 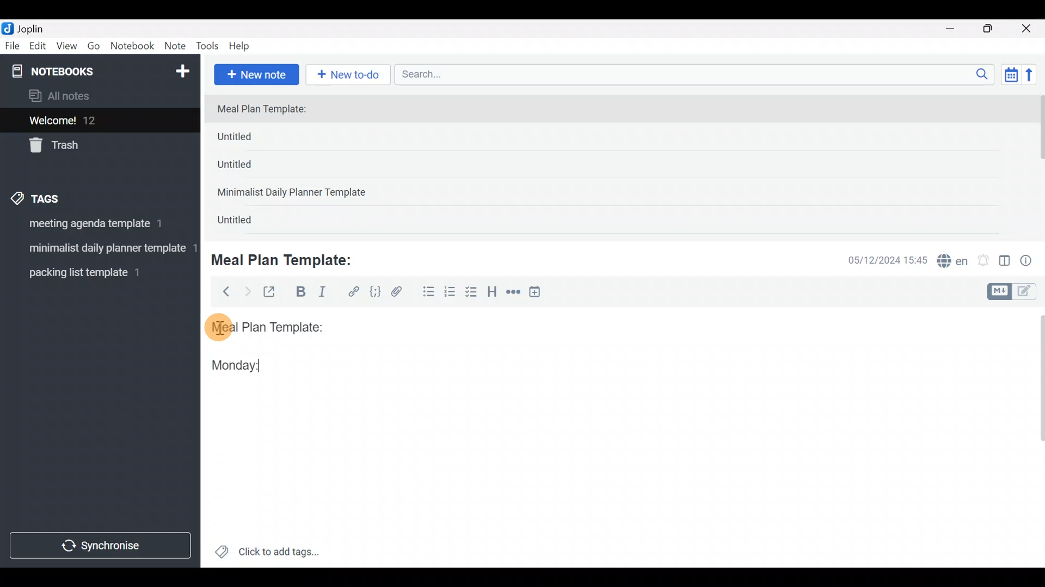 I want to click on Back, so click(x=222, y=291).